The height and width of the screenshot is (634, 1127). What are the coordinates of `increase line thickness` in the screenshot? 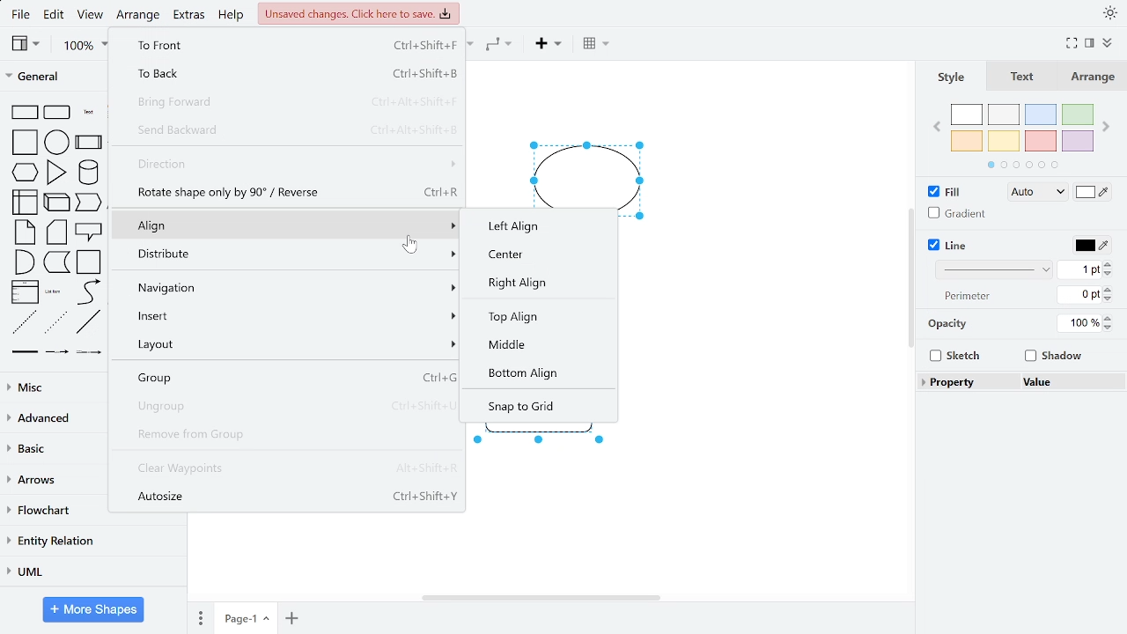 It's located at (1110, 263).